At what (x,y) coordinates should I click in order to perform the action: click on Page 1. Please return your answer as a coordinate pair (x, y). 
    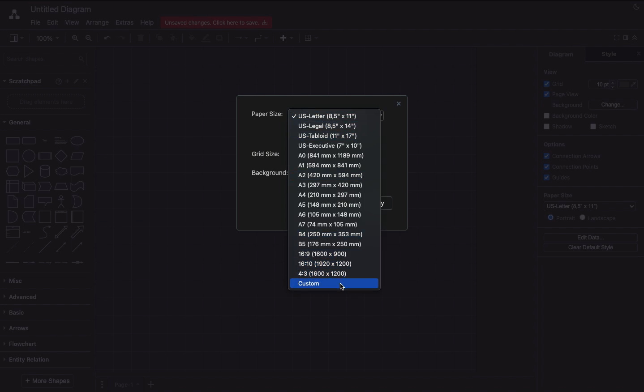
    Looking at the image, I should click on (125, 383).